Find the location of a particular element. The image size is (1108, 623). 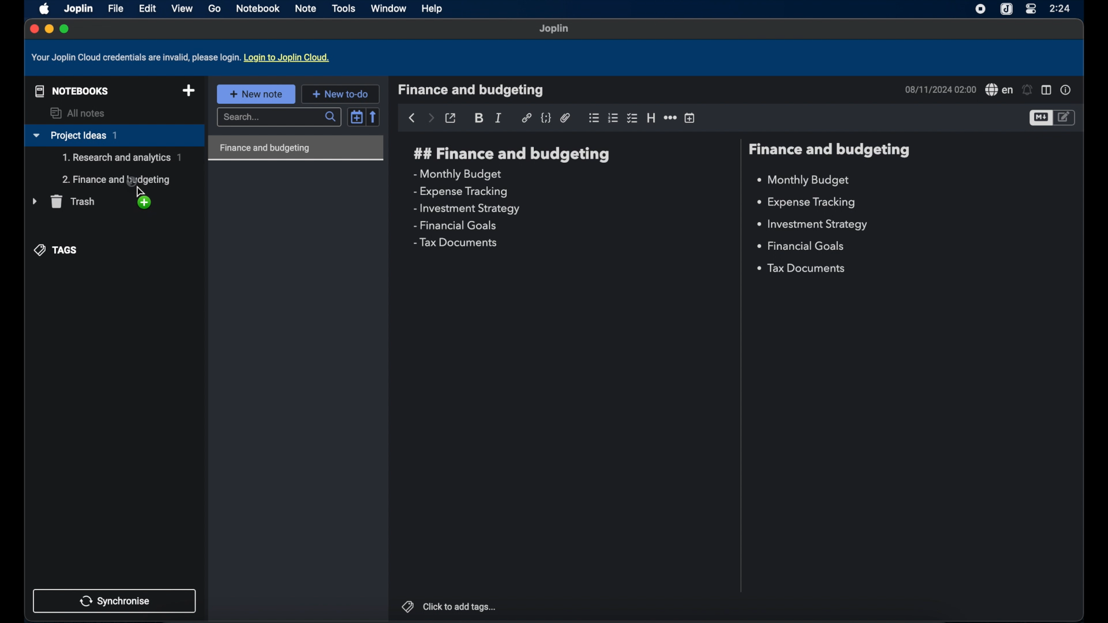

hyperlink is located at coordinates (526, 118).